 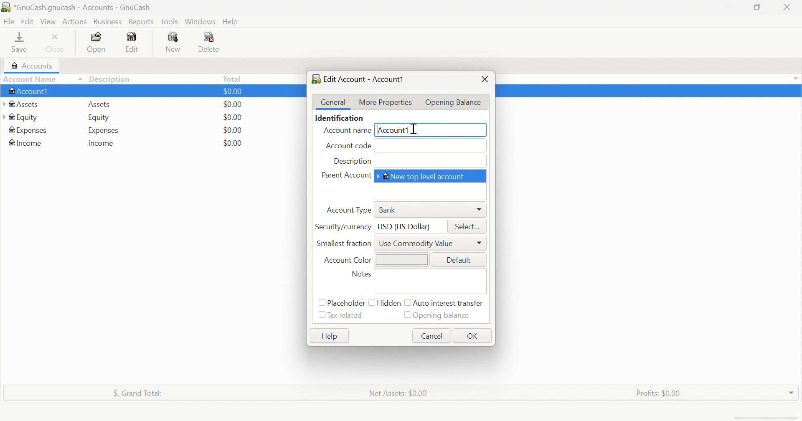 I want to click on $0.00, so click(x=233, y=91).